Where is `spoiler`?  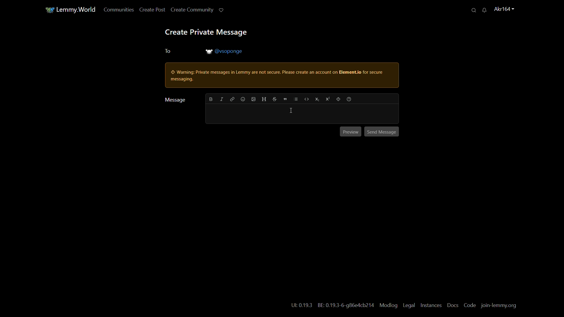
spoiler is located at coordinates (339, 99).